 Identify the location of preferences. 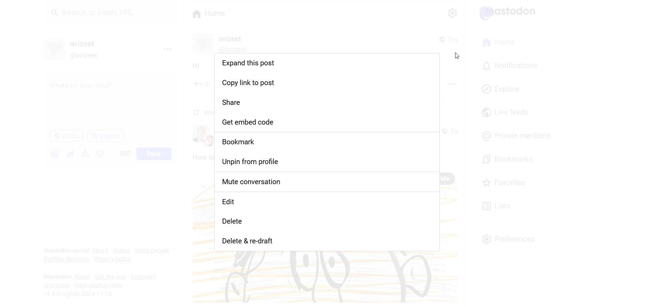
(510, 238).